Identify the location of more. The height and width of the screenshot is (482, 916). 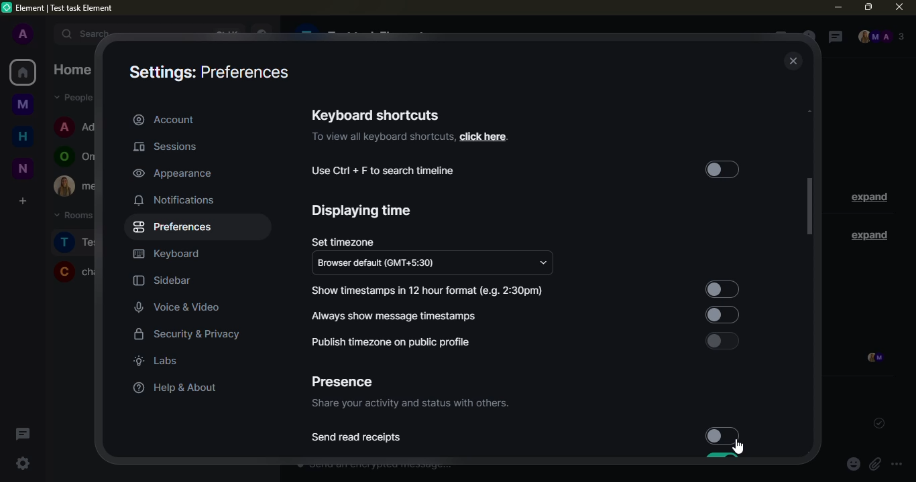
(897, 465).